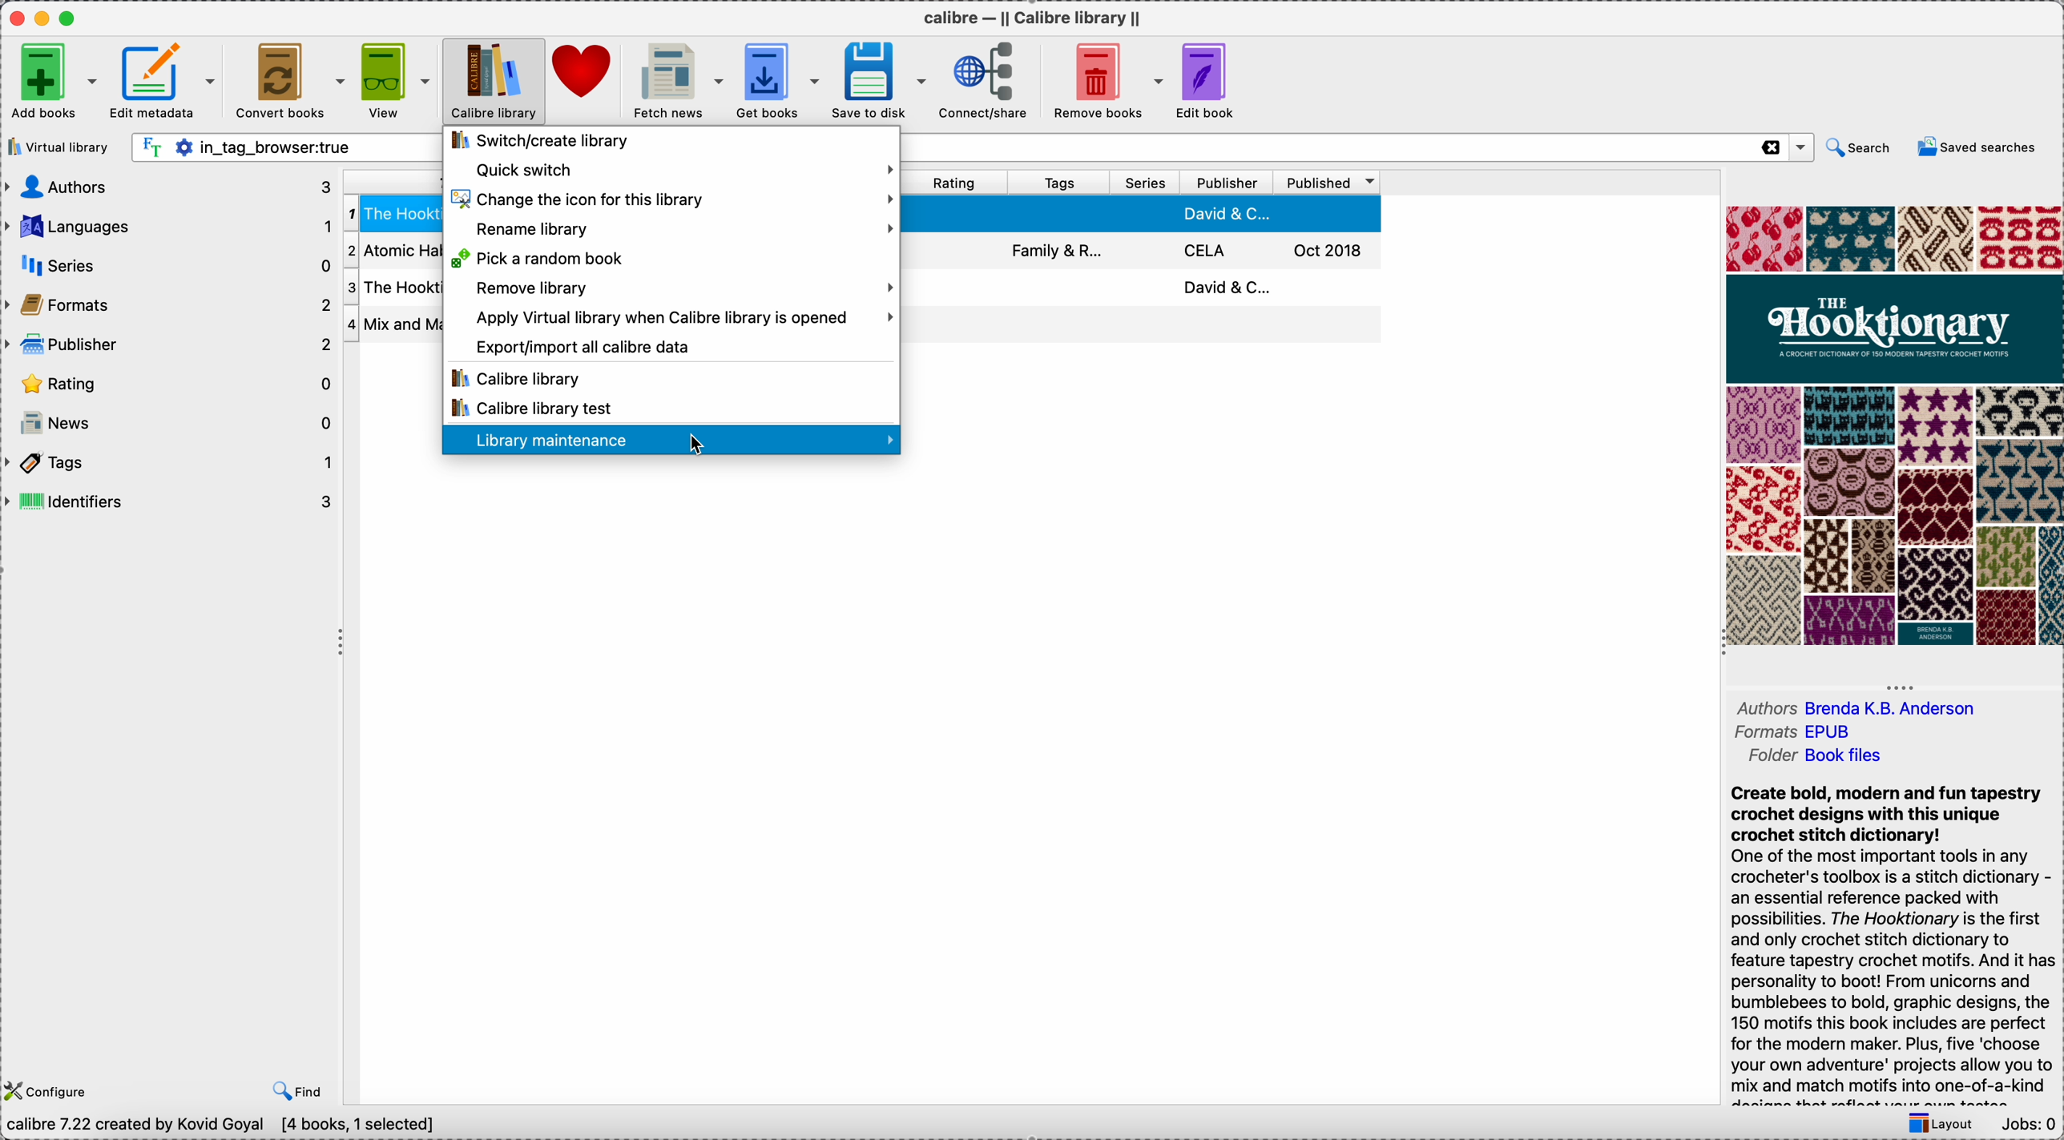 This screenshot has width=2064, height=1140. What do you see at coordinates (1228, 183) in the screenshot?
I see `publisher` at bounding box center [1228, 183].